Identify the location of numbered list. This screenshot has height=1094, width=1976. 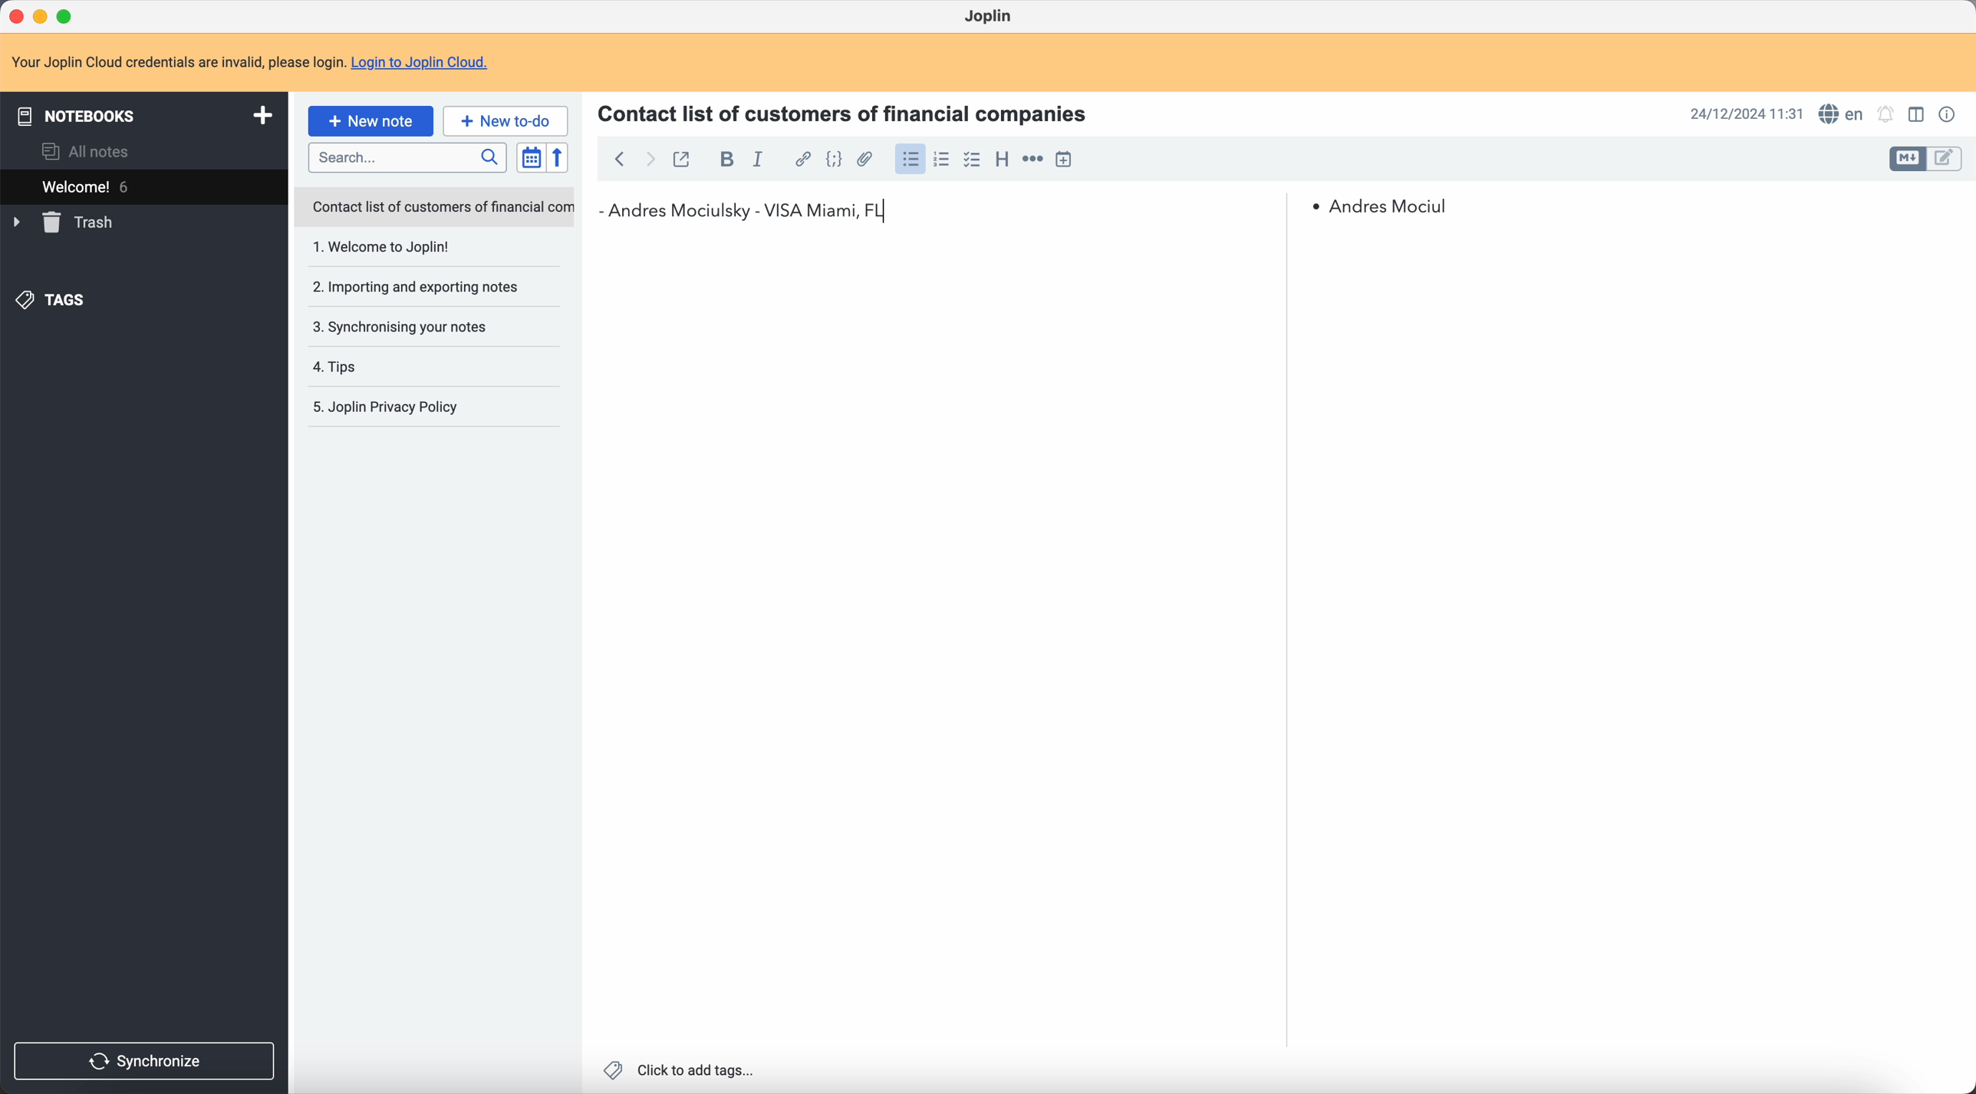
(944, 159).